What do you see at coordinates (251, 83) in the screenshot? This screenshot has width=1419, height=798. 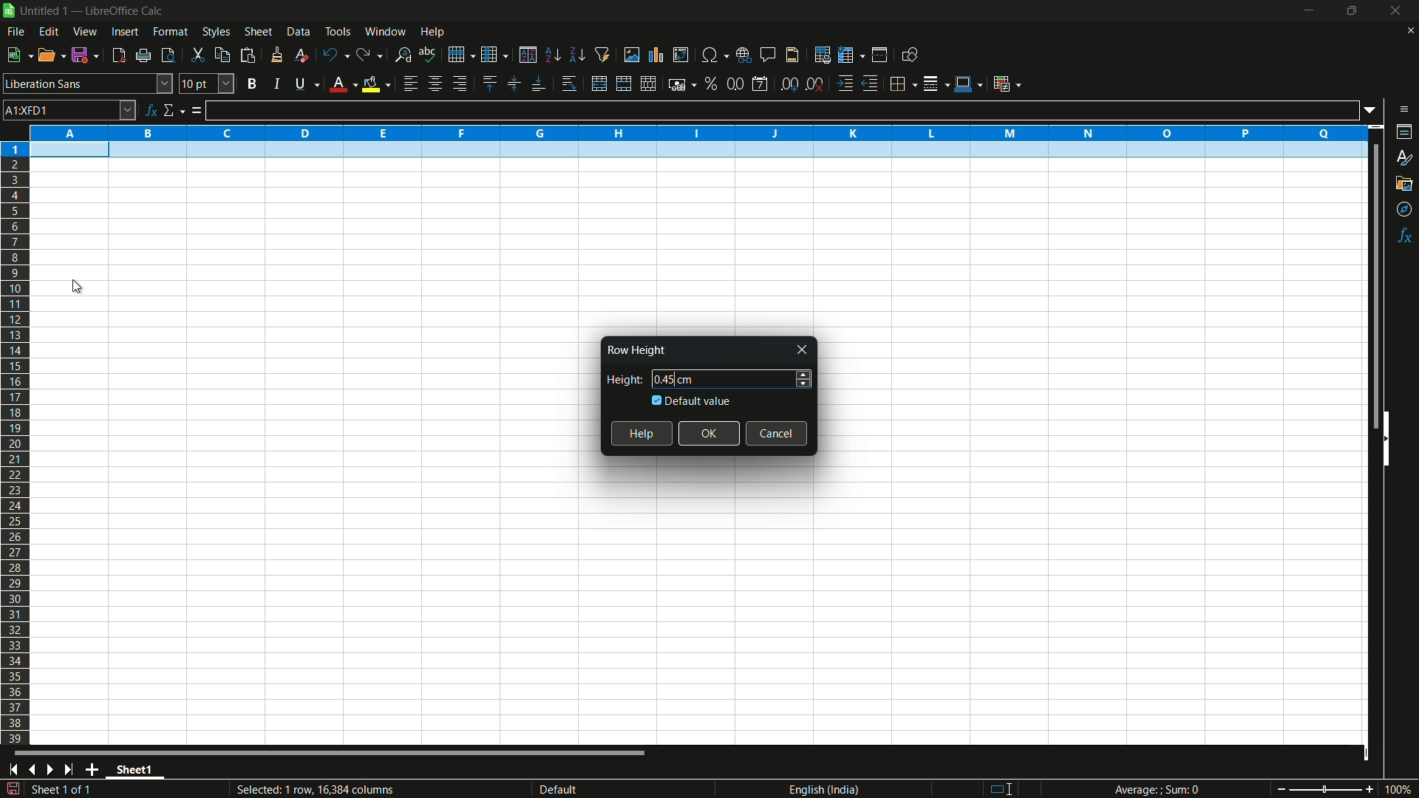 I see `bold` at bounding box center [251, 83].